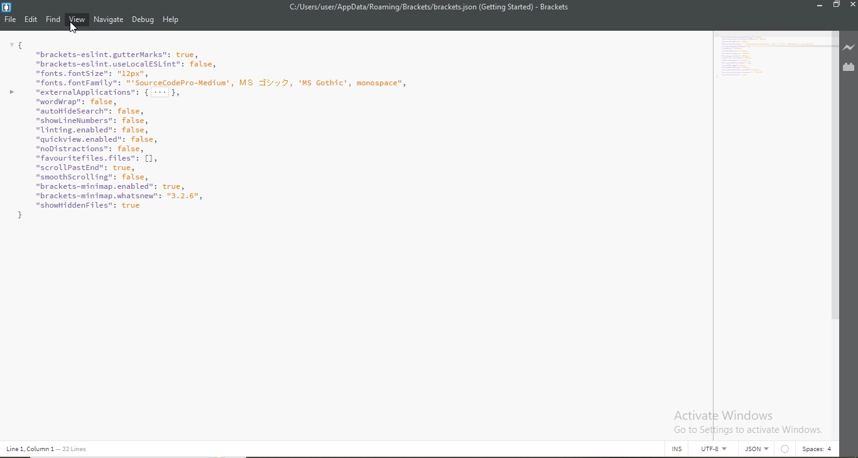 Image resolution: width=858 pixels, height=458 pixels. Describe the element at coordinates (835, 204) in the screenshot. I see `scroll bar` at that location.